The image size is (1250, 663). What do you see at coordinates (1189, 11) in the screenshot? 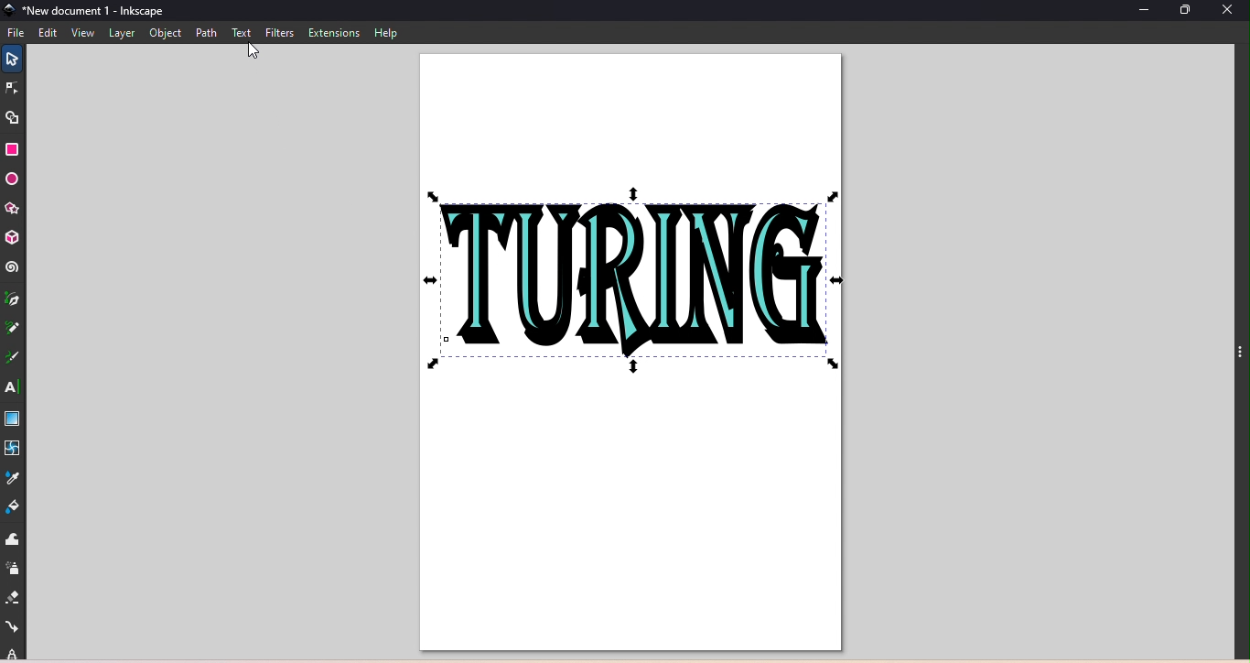
I see `Maximize` at bounding box center [1189, 11].